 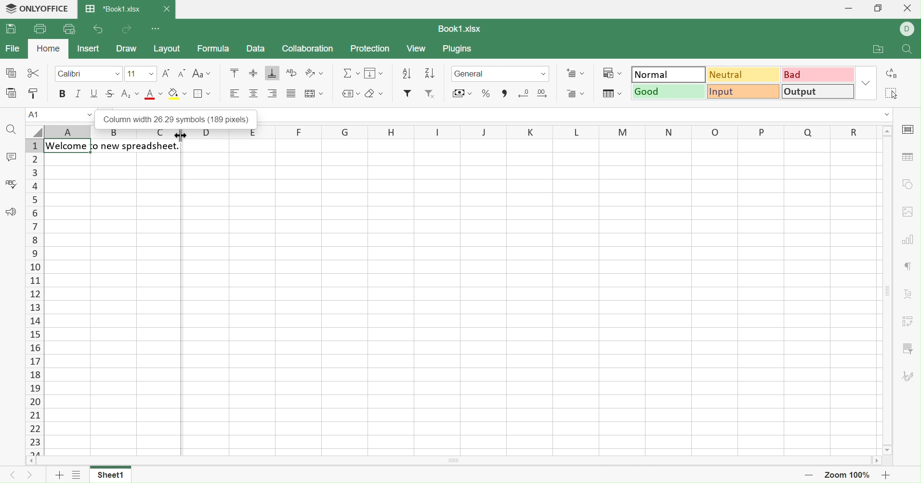 What do you see at coordinates (371, 49) in the screenshot?
I see `Protection` at bounding box center [371, 49].